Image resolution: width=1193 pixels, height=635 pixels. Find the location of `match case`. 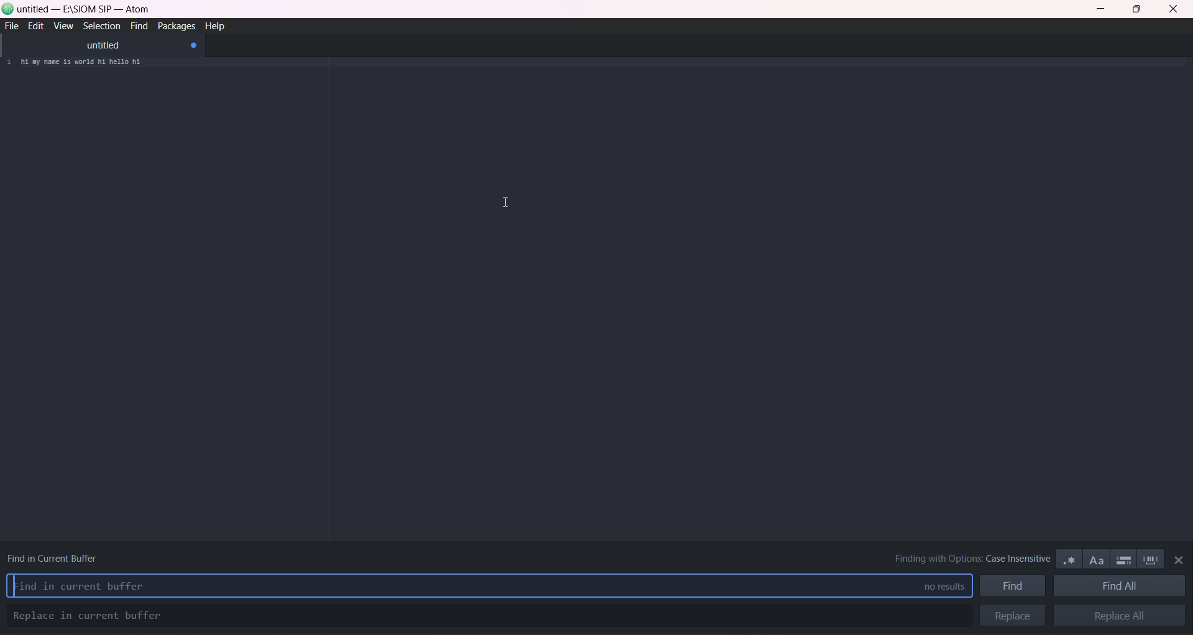

match case is located at coordinates (1094, 558).